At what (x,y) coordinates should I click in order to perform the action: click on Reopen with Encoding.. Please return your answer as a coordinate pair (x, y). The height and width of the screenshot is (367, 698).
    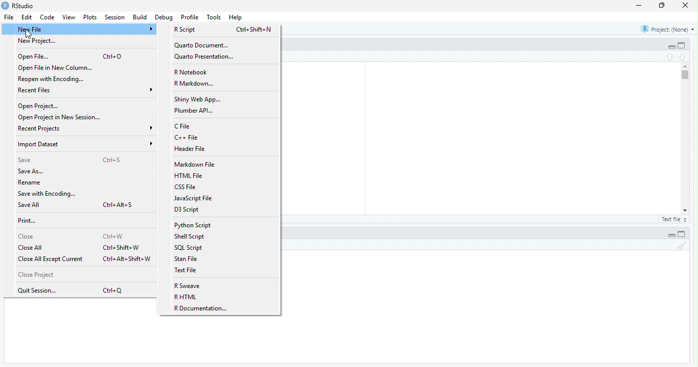
    Looking at the image, I should click on (54, 80).